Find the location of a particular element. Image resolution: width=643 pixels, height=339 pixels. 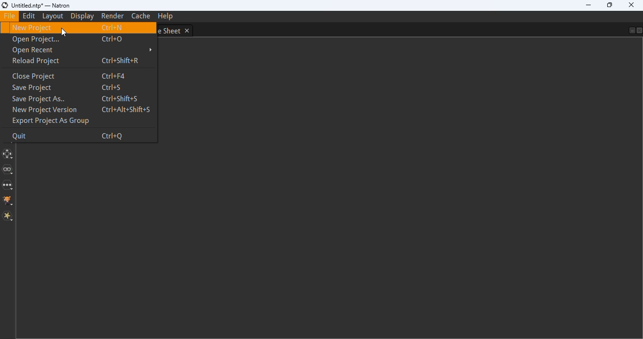

quit is located at coordinates (79, 137).